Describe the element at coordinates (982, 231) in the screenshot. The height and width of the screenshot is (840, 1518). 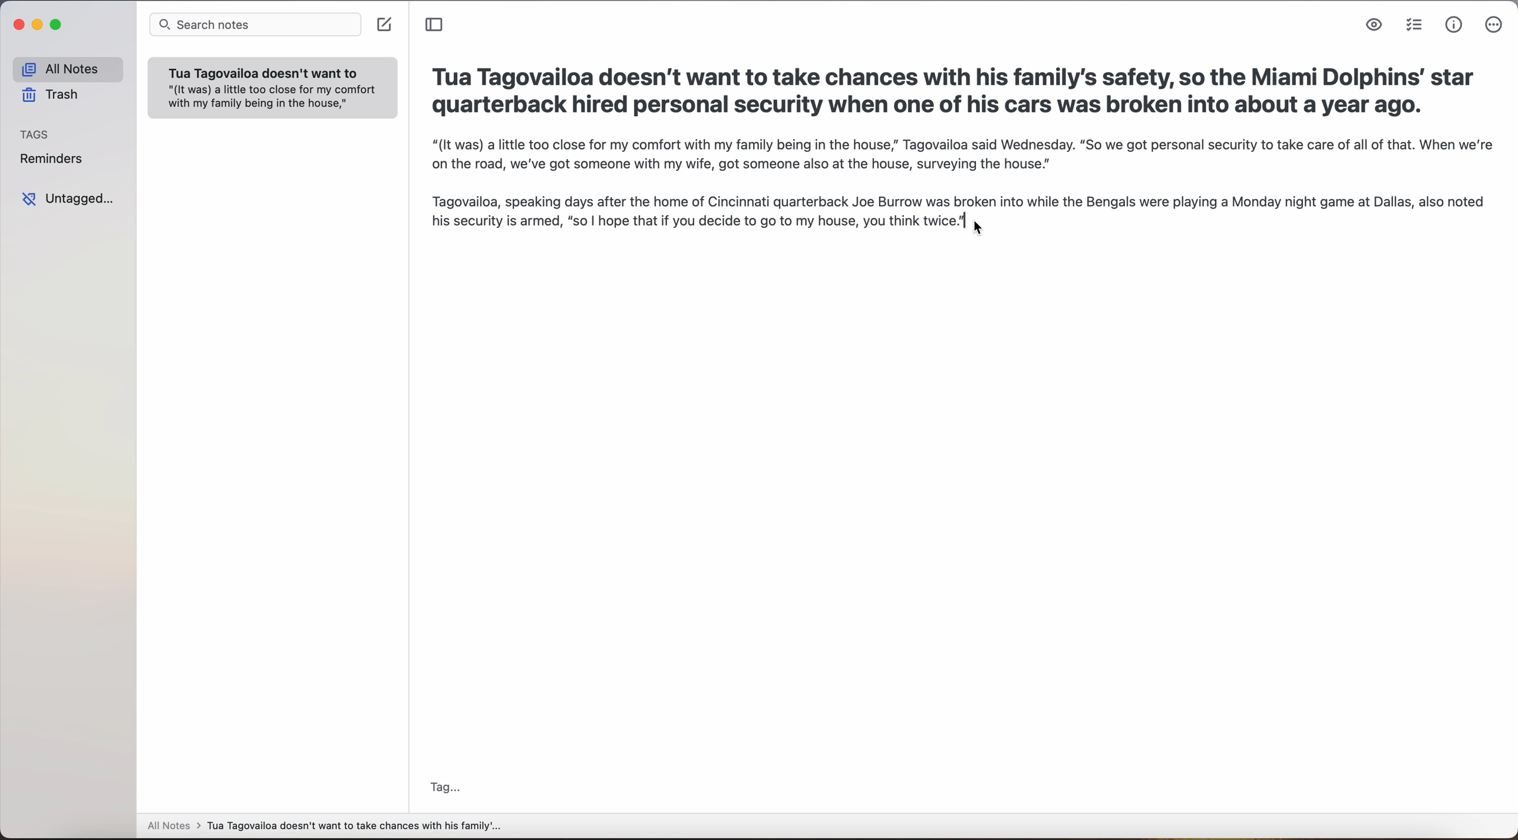
I see `cursor` at that location.